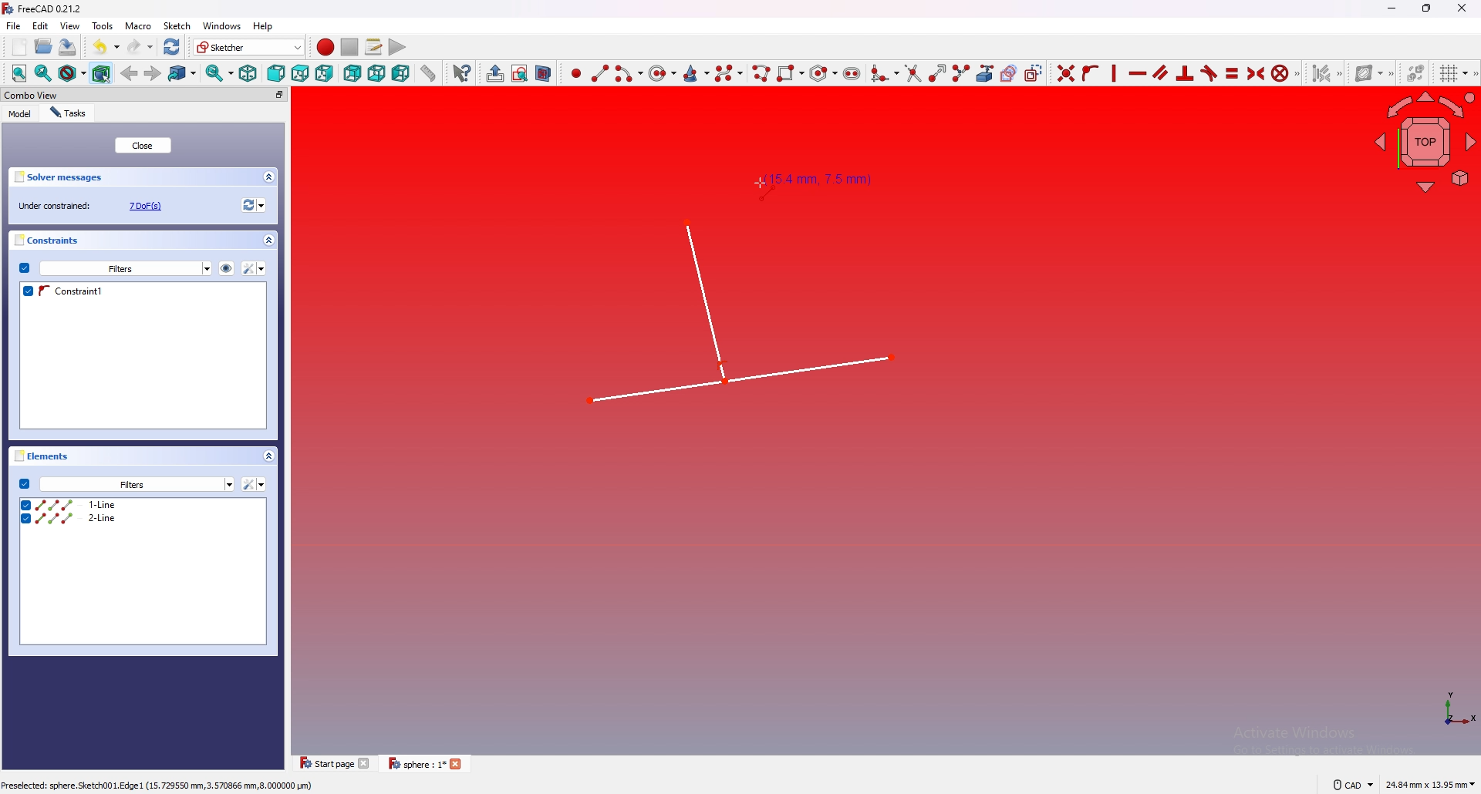 The height and width of the screenshot is (794, 1481). Describe the element at coordinates (142, 503) in the screenshot. I see `1-Line` at that location.